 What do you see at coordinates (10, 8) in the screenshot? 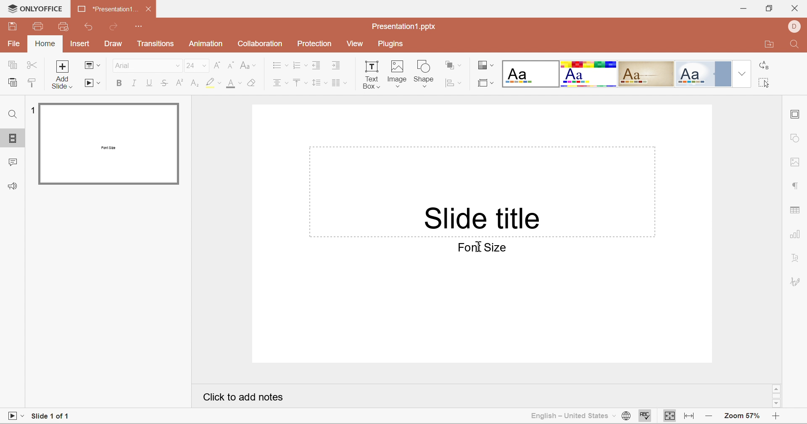
I see `logo` at bounding box center [10, 8].